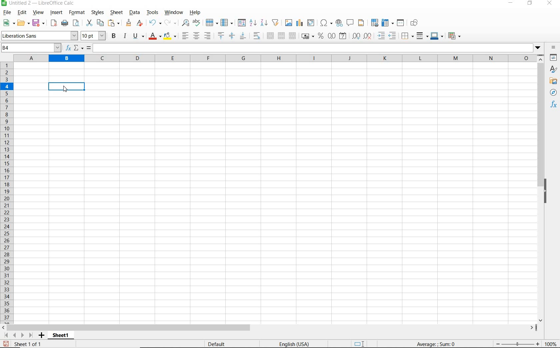  I want to click on columns, so click(276, 58).